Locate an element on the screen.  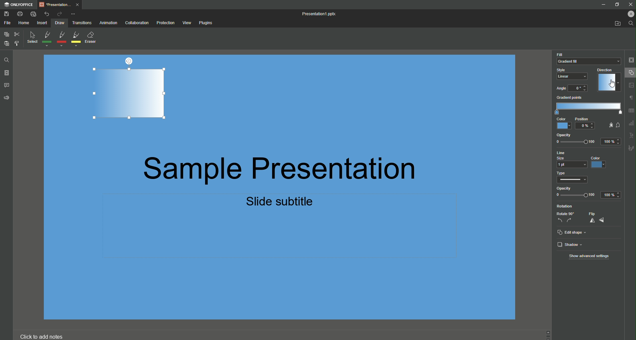
Slide Settings is located at coordinates (631, 60).